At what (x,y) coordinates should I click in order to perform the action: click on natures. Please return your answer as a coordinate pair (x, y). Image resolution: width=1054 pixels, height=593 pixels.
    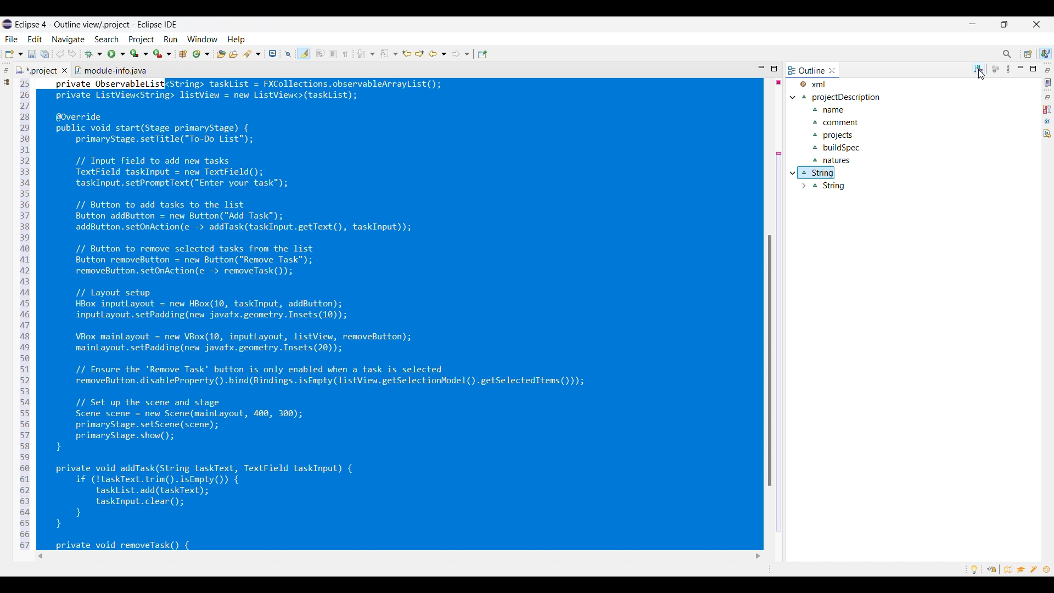
    Looking at the image, I should click on (833, 159).